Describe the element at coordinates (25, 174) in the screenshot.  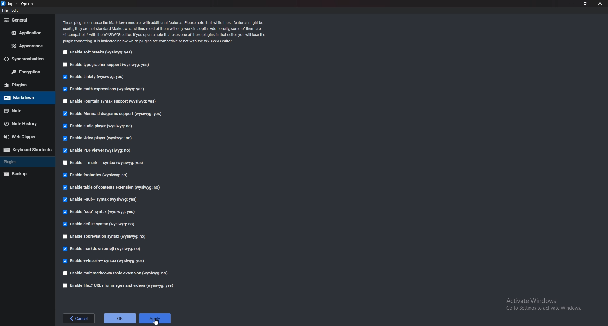
I see `Back up` at that location.